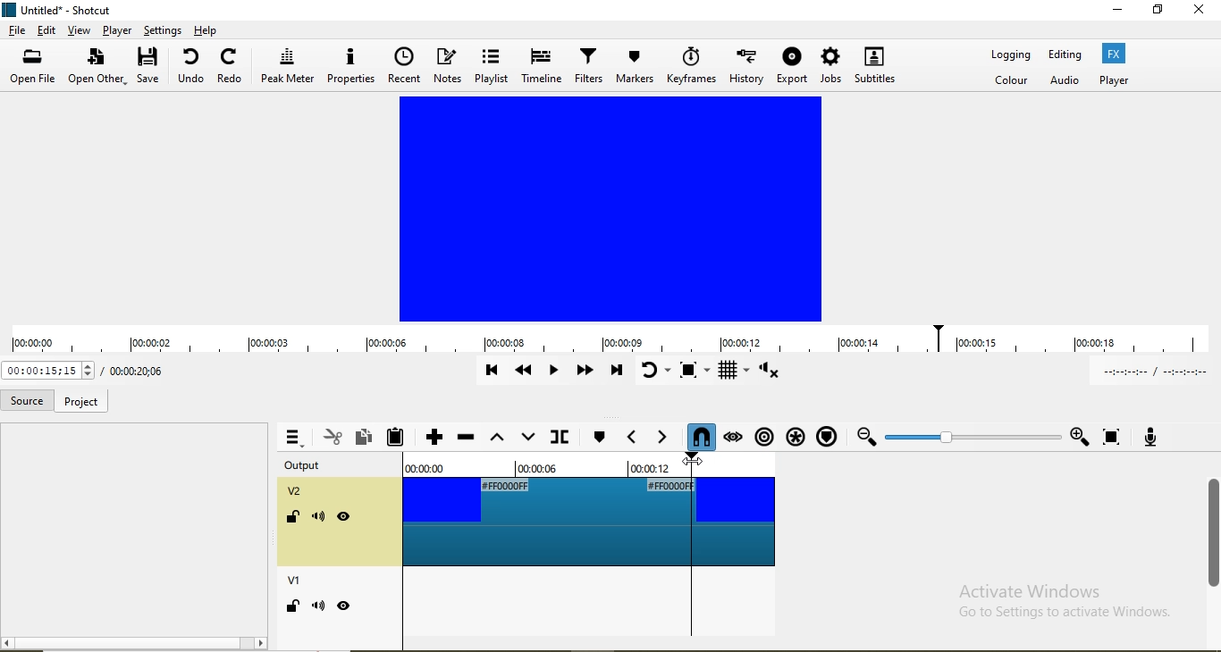 The width and height of the screenshot is (1221, 652). Describe the element at coordinates (292, 438) in the screenshot. I see `Timeline menu` at that location.